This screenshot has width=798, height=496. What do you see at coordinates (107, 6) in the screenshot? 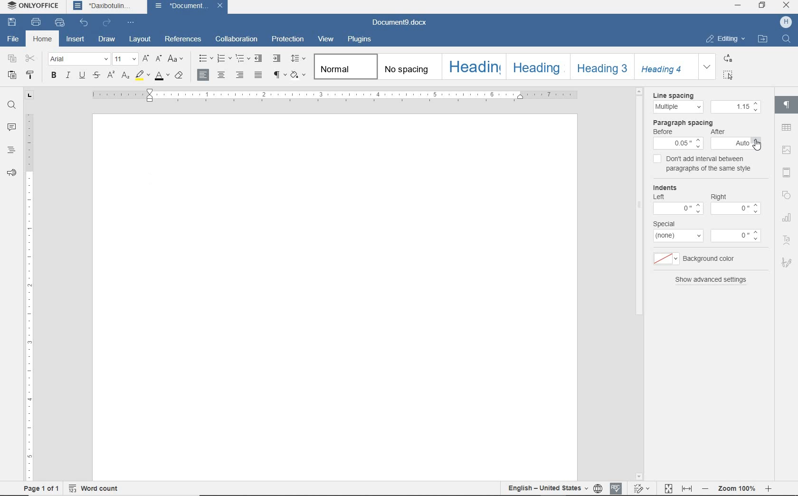
I see `Daxibotulin...` at bounding box center [107, 6].